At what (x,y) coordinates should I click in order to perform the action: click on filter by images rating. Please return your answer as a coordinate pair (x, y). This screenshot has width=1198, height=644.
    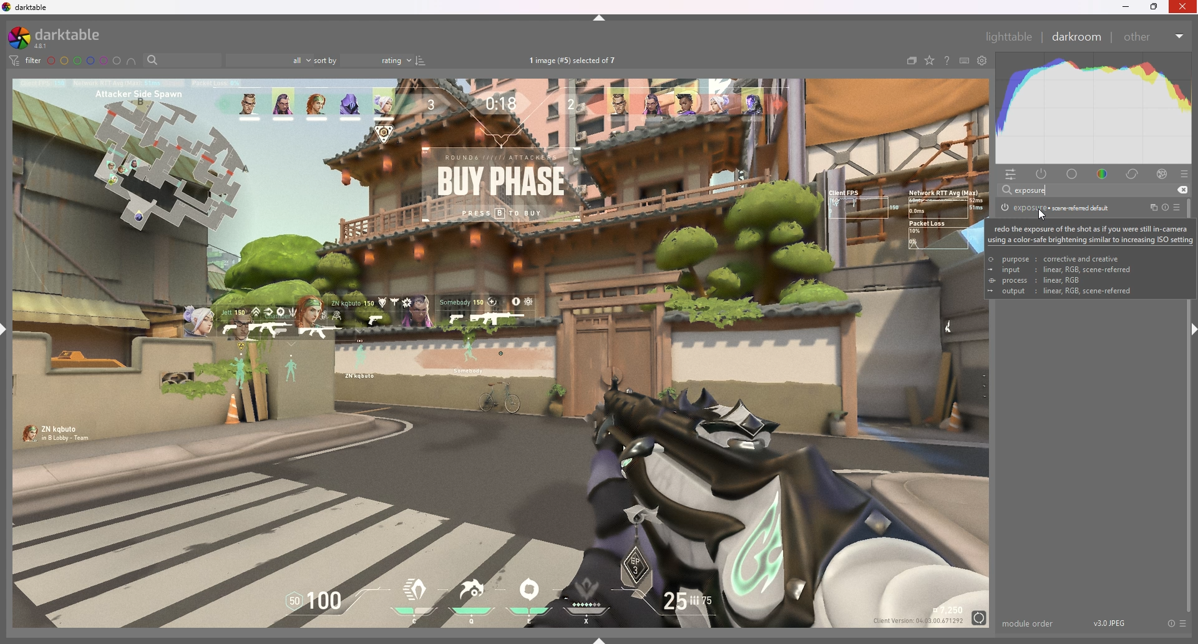
    Looking at the image, I should click on (270, 61).